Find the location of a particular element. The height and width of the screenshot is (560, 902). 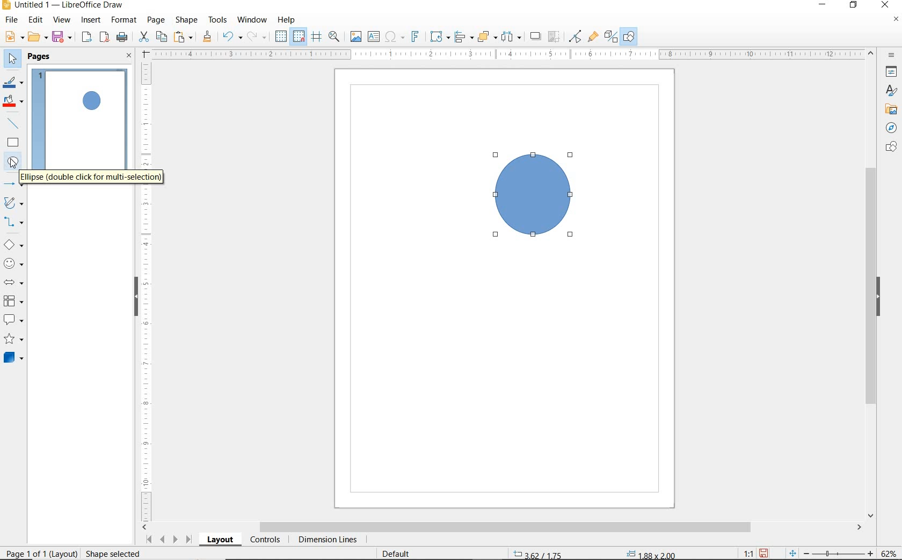

ELLIPSE is located at coordinates (98, 179).